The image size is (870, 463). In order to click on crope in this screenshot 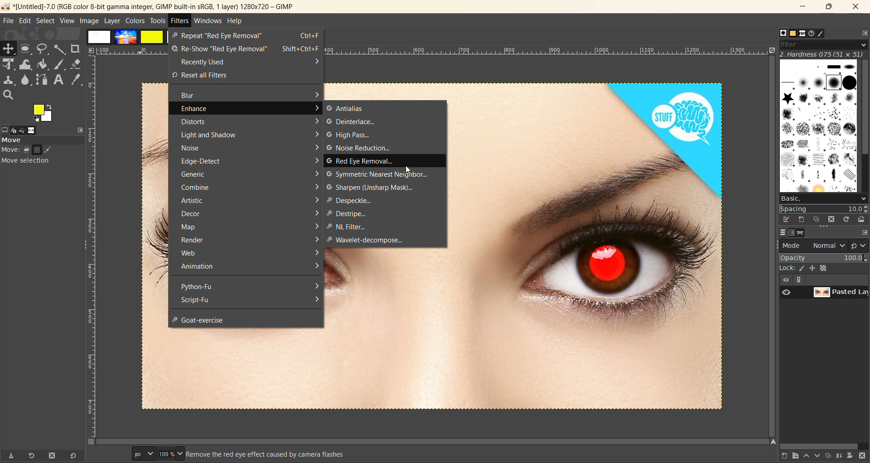, I will do `click(74, 48)`.